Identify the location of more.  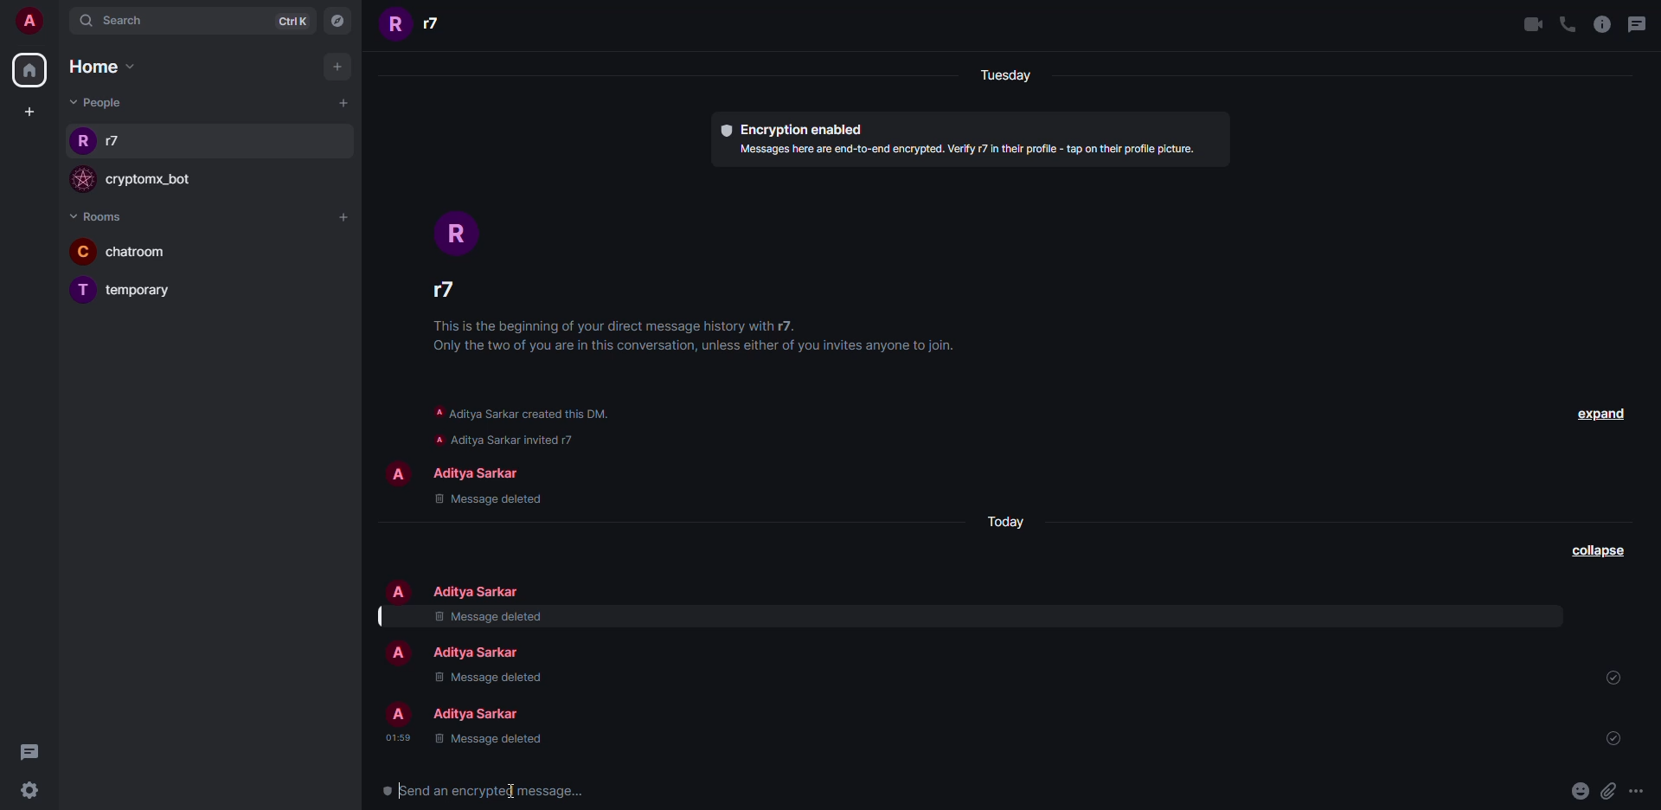
(1638, 791).